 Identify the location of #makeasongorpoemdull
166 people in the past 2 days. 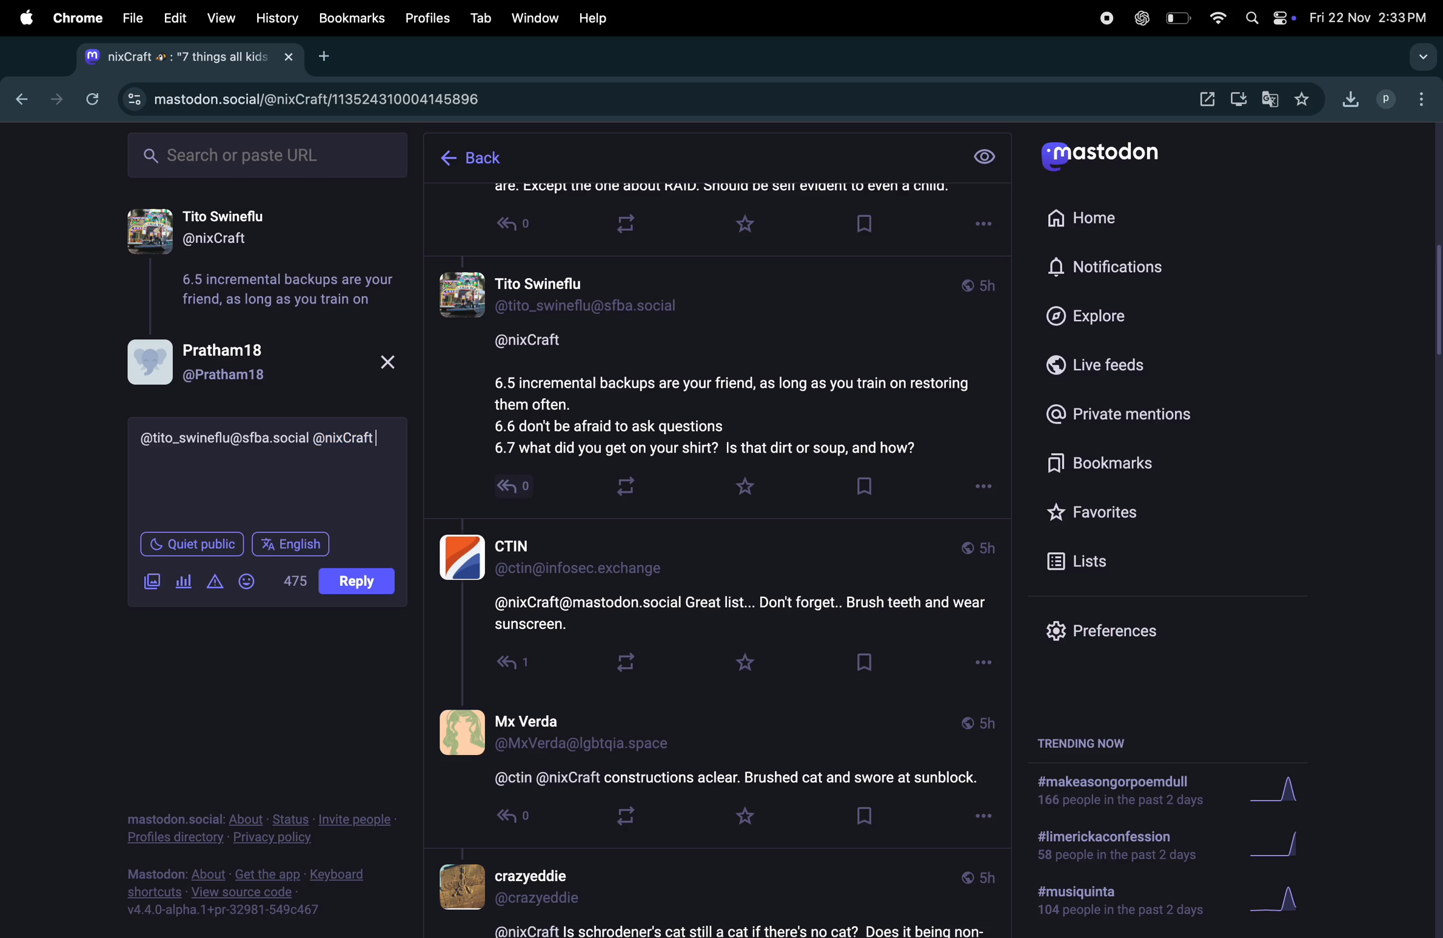
(1118, 793).